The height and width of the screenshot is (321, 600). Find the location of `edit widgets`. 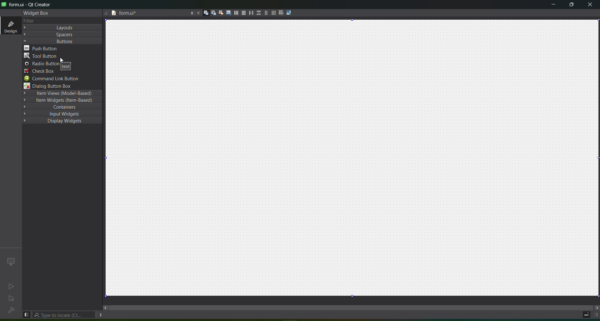

edit widgets is located at coordinates (204, 12).